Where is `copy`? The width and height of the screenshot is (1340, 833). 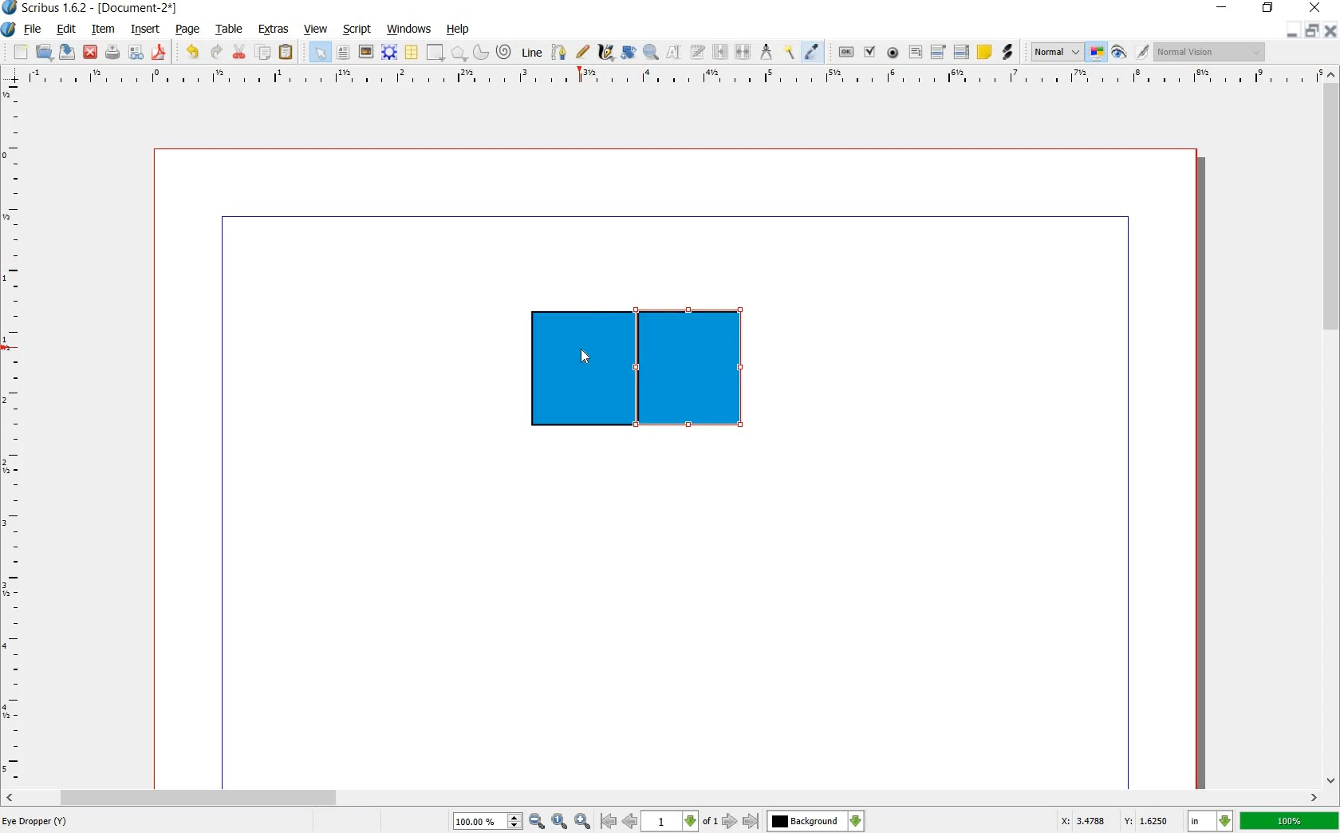 copy is located at coordinates (263, 53).